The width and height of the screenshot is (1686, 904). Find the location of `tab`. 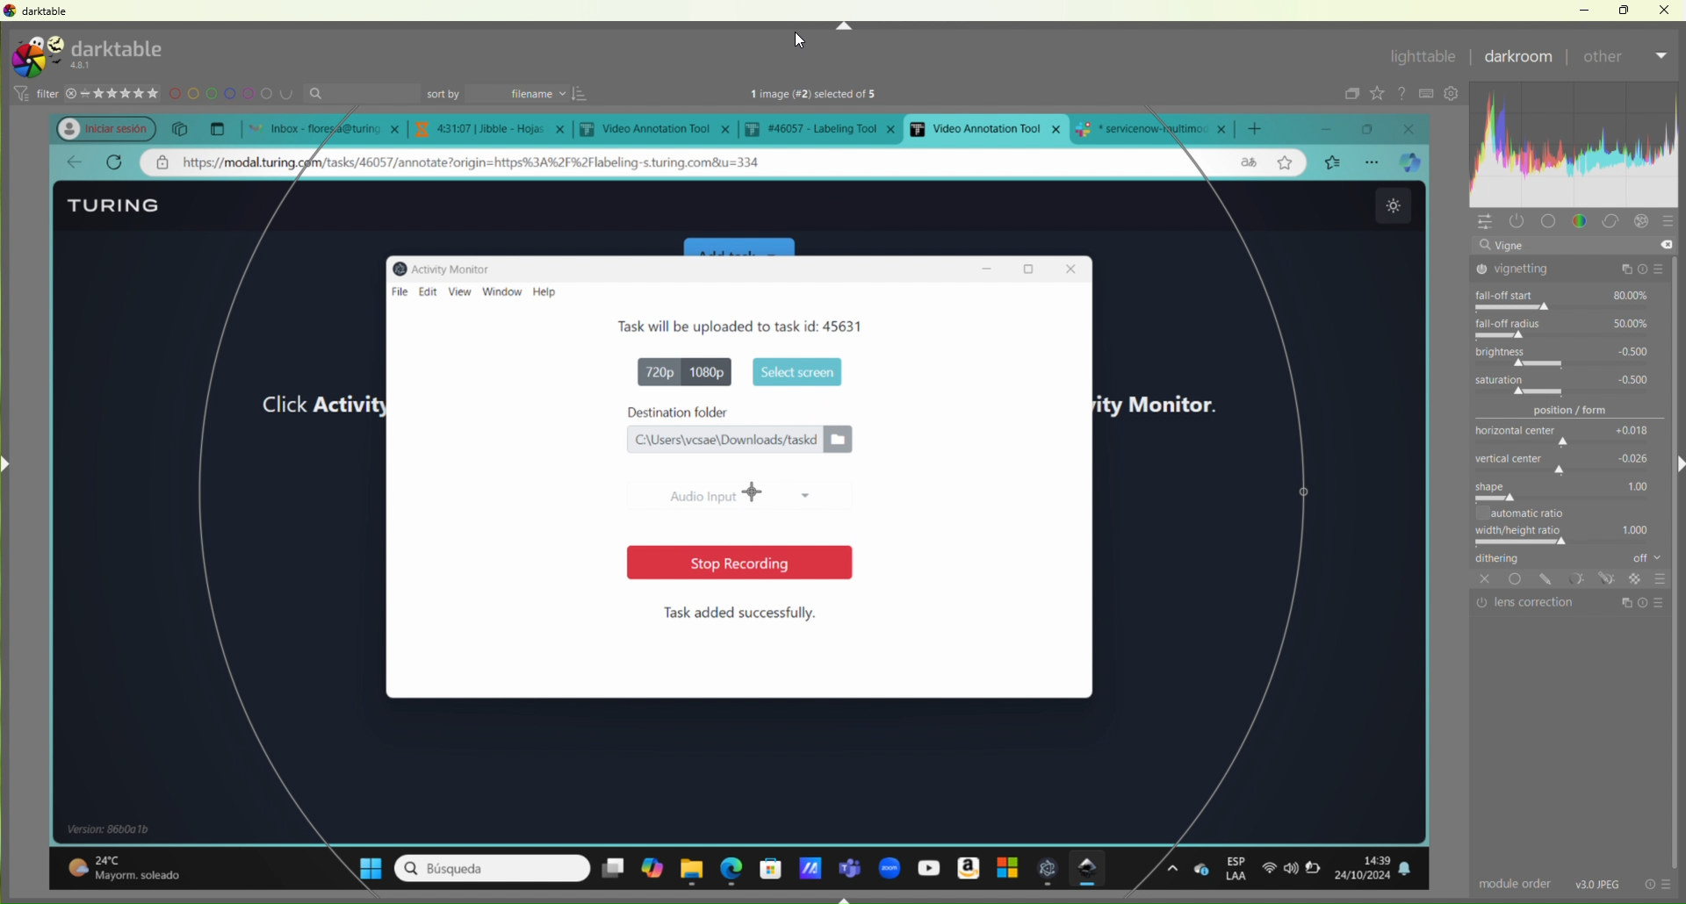

tab is located at coordinates (1157, 127).